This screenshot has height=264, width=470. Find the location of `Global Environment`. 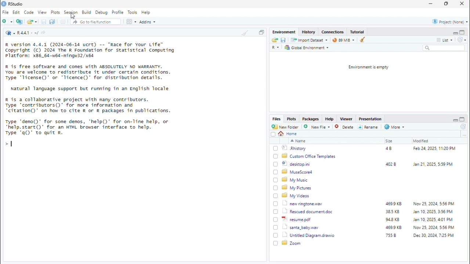

Global Environment is located at coordinates (307, 48).